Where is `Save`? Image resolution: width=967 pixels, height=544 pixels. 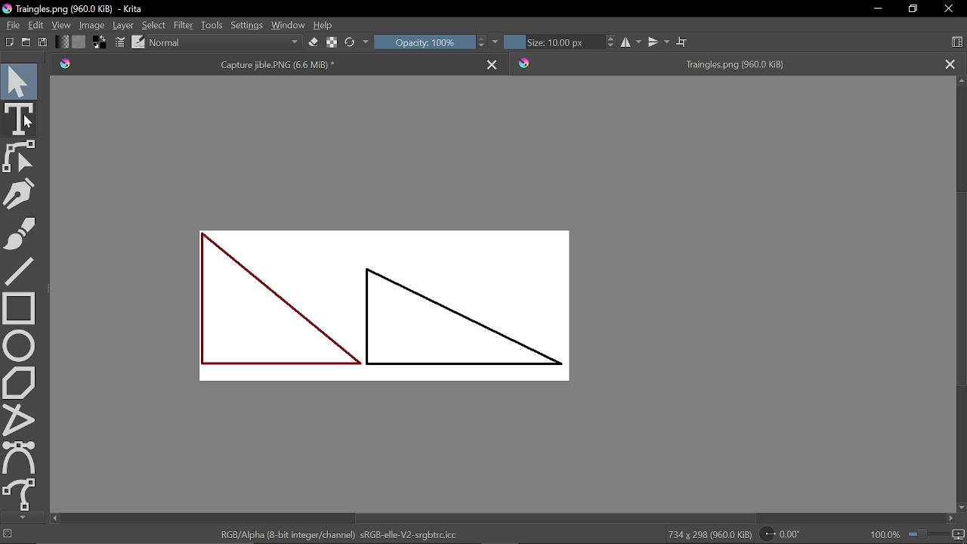
Save is located at coordinates (43, 43).